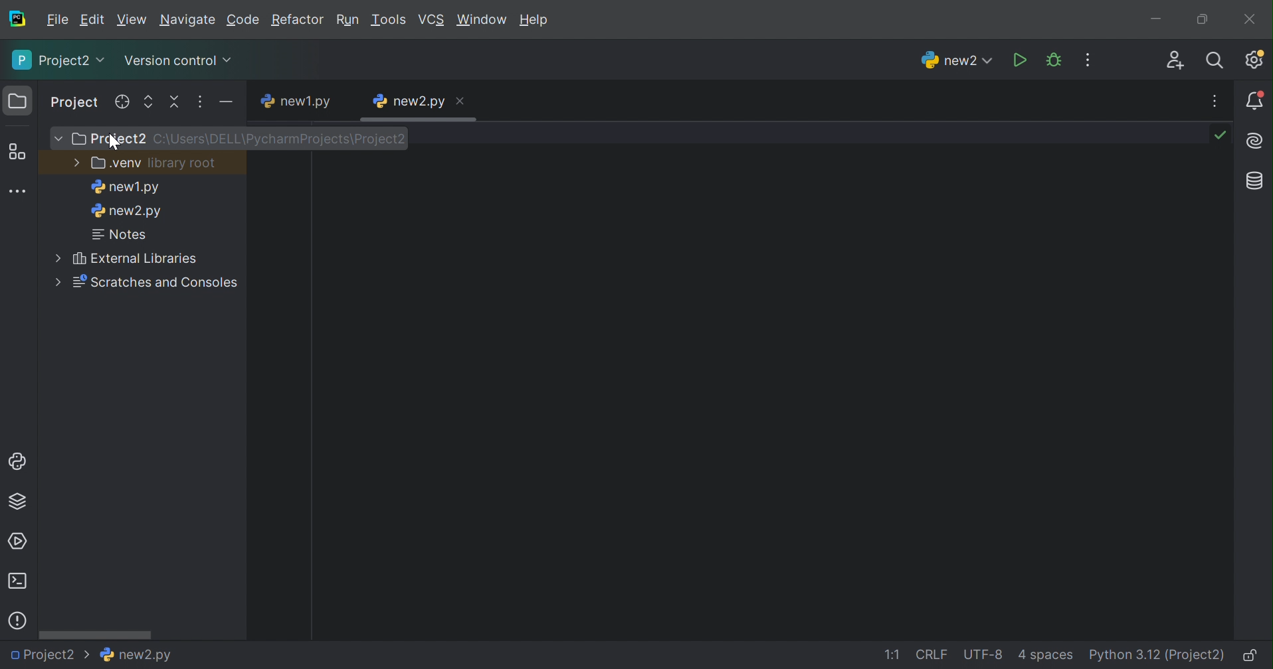 This screenshot has height=669, width=1273. What do you see at coordinates (1257, 182) in the screenshot?
I see `Database` at bounding box center [1257, 182].